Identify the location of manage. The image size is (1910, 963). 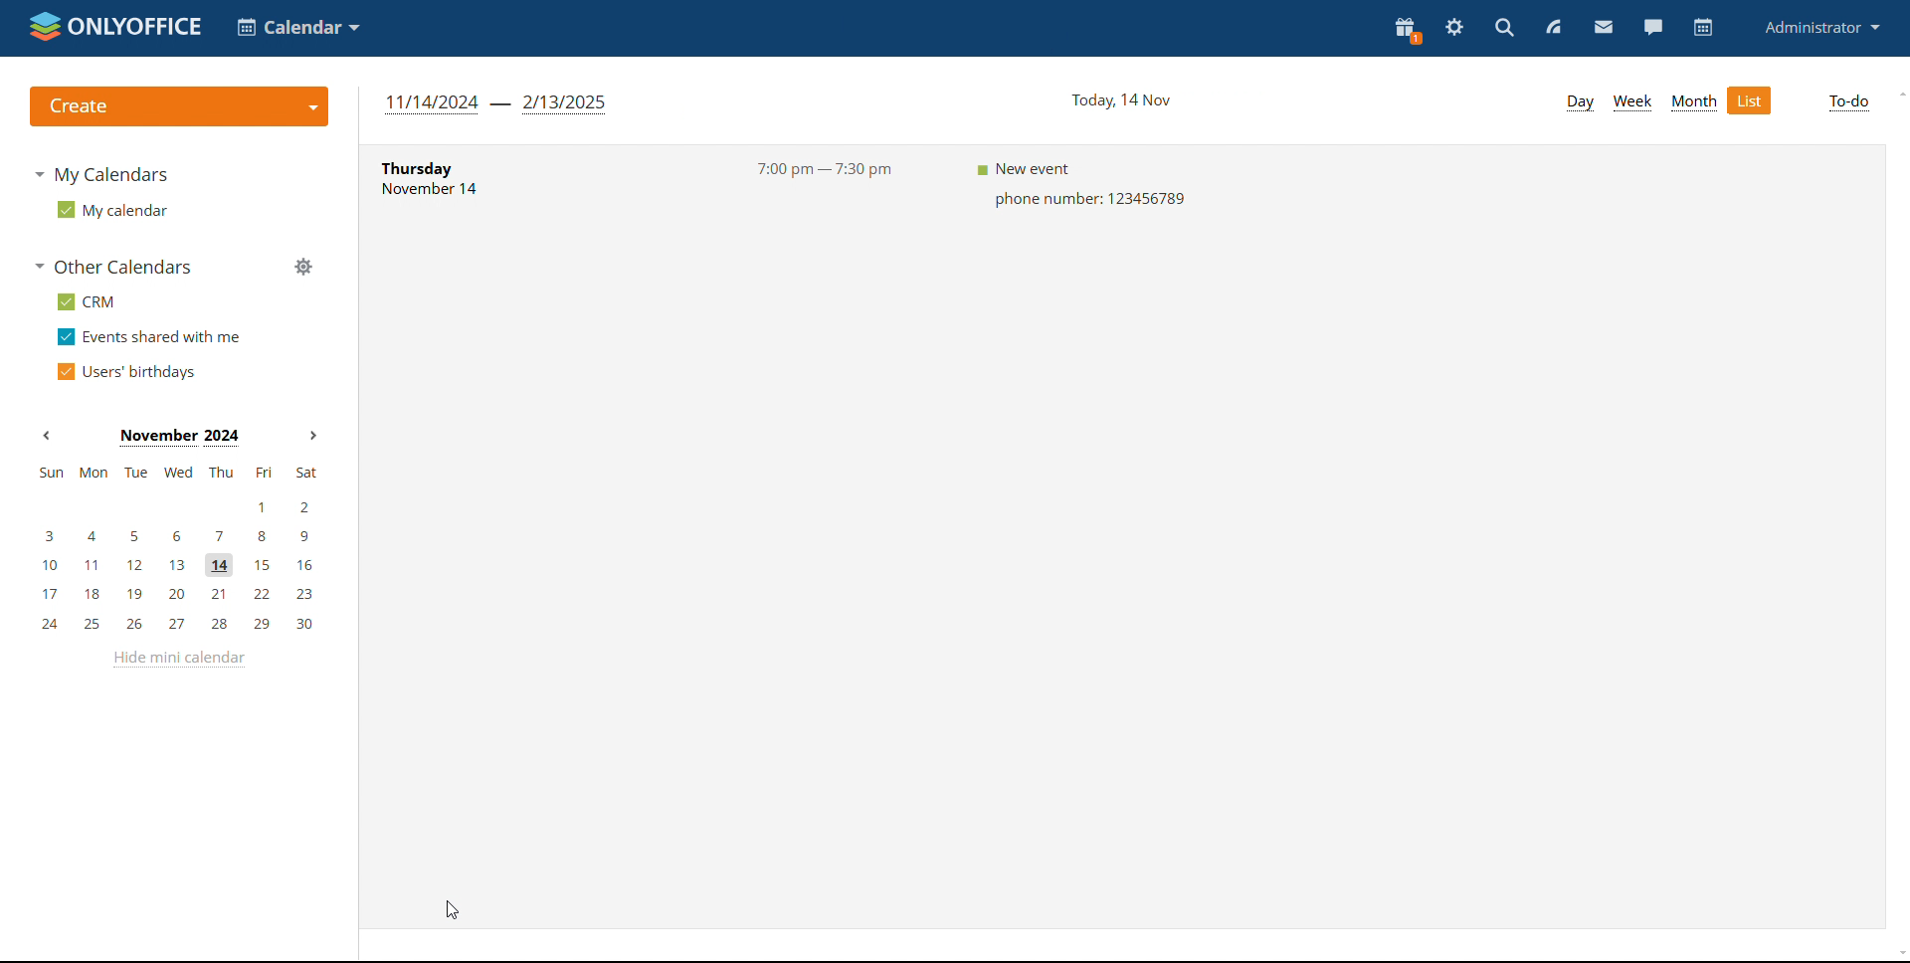
(303, 269).